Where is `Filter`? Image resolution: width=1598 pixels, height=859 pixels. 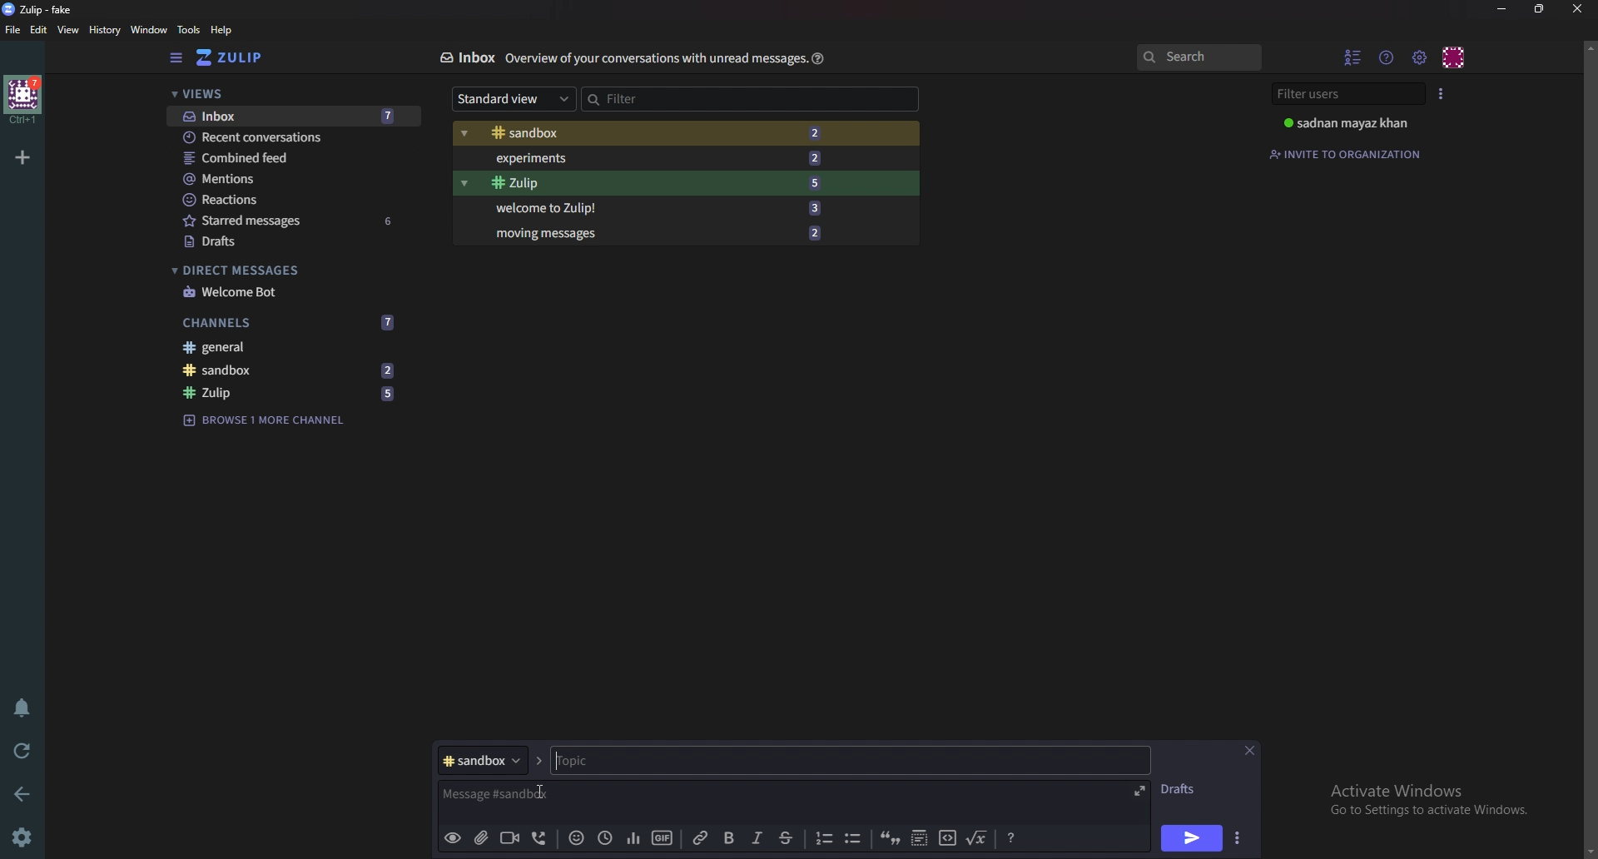 Filter is located at coordinates (653, 98).